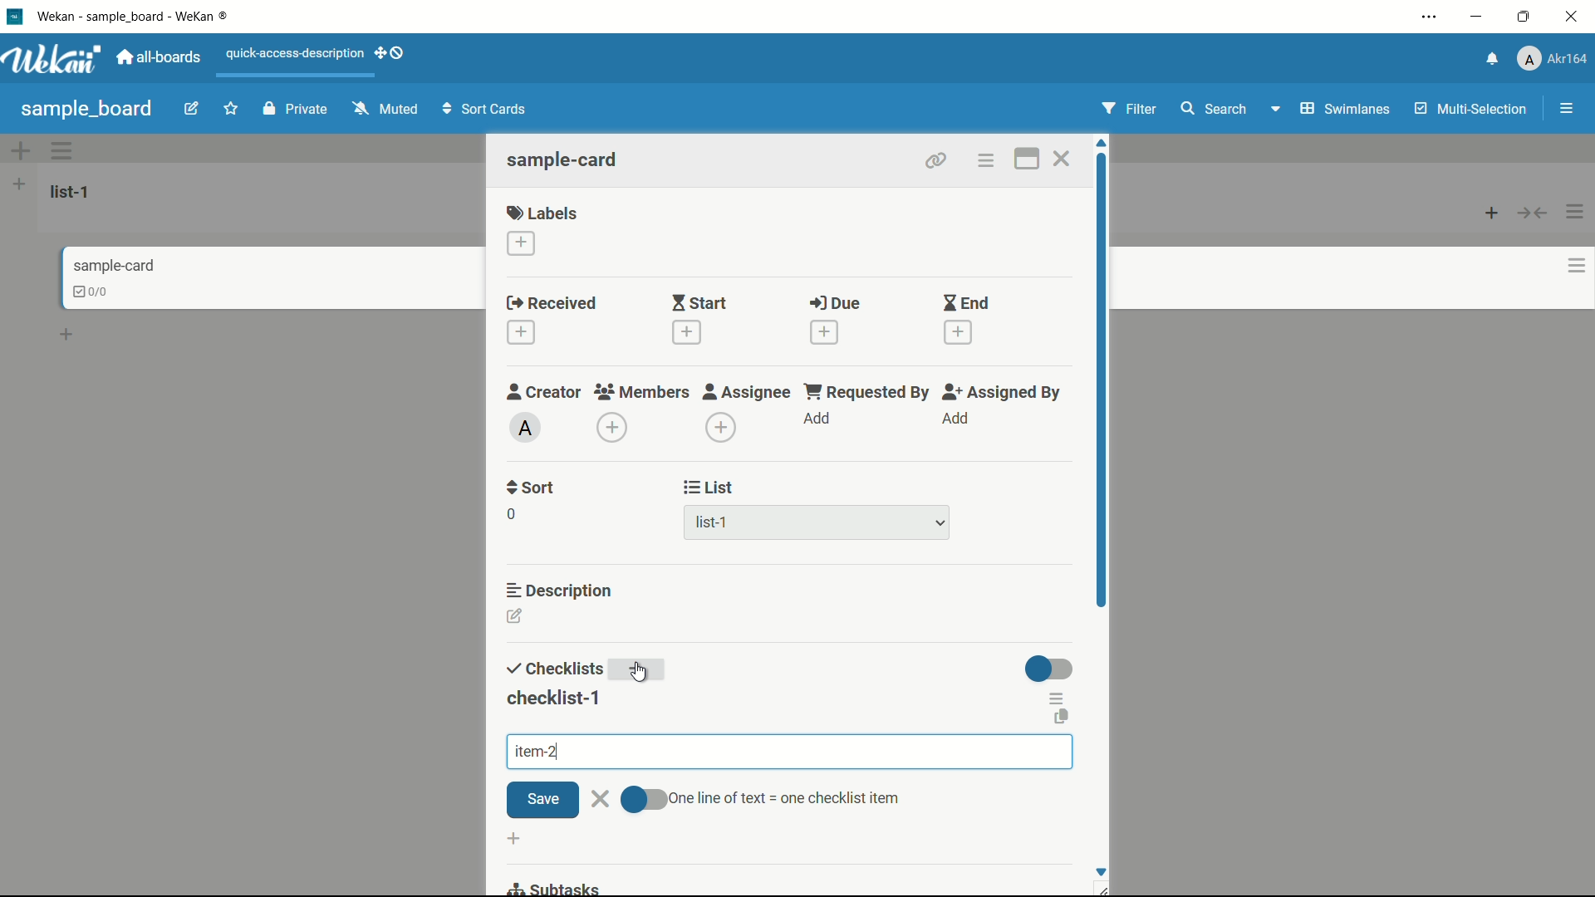 Image resolution: width=1595 pixels, height=897 pixels. Describe the element at coordinates (296, 110) in the screenshot. I see `private` at that location.